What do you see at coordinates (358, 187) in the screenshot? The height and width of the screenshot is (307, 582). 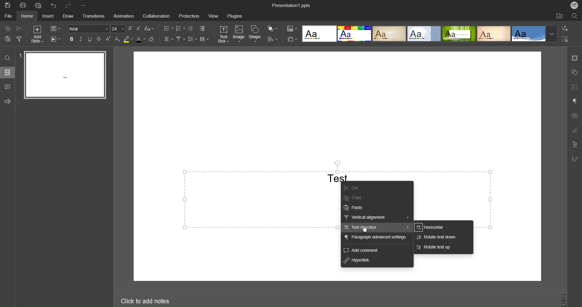 I see `Cut` at bounding box center [358, 187].